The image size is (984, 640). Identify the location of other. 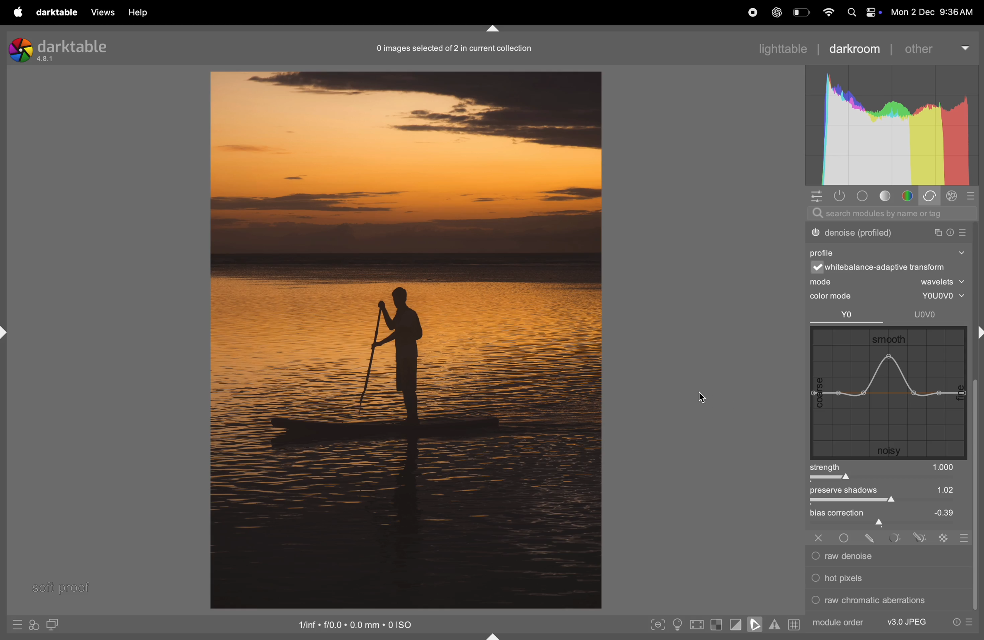
(939, 46).